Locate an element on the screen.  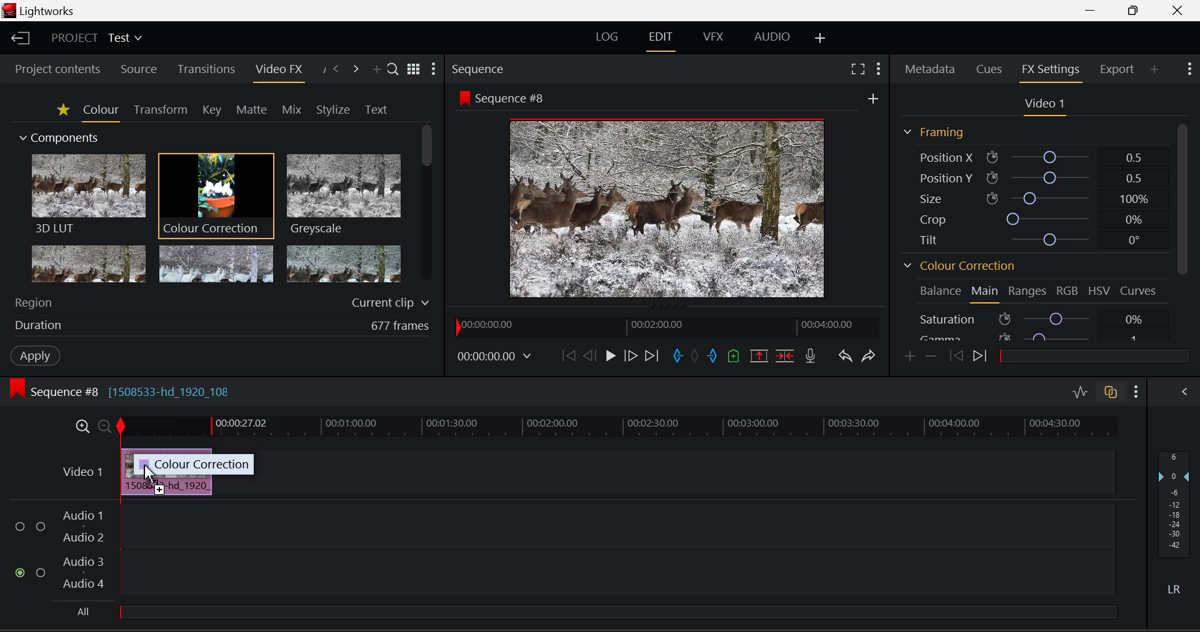
Play is located at coordinates (609, 357).